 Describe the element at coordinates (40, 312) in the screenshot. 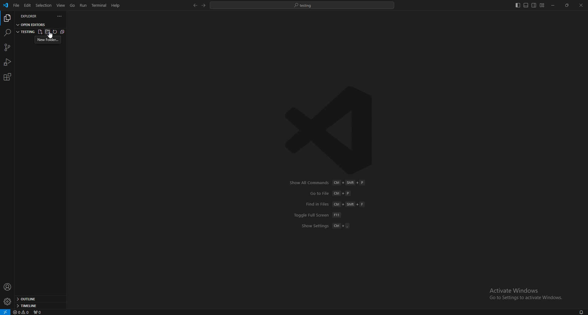

I see `ports forwarded` at that location.